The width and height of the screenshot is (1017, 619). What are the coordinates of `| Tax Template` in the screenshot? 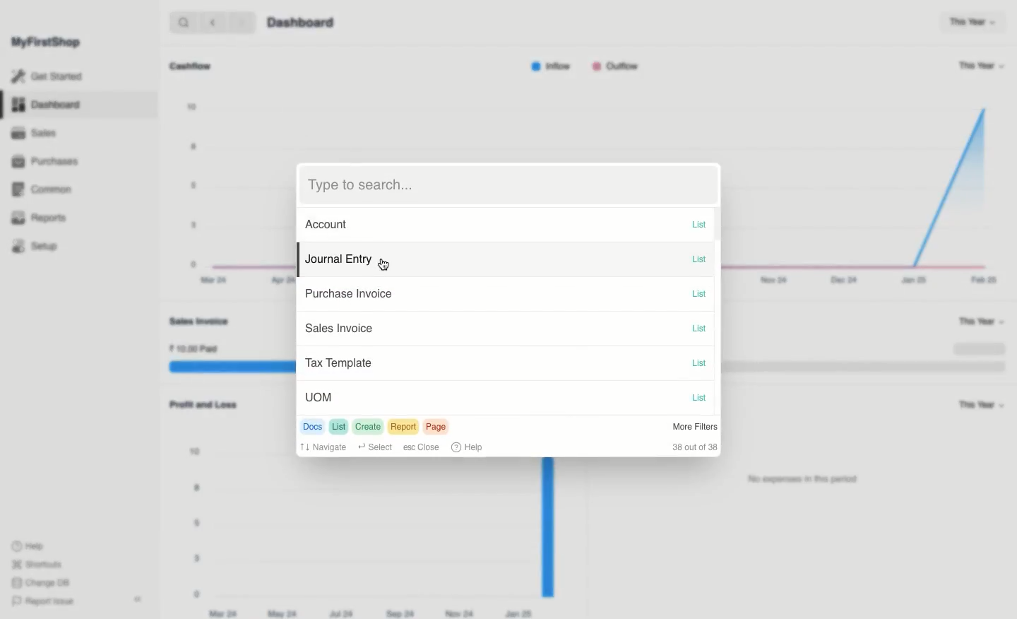 It's located at (338, 364).